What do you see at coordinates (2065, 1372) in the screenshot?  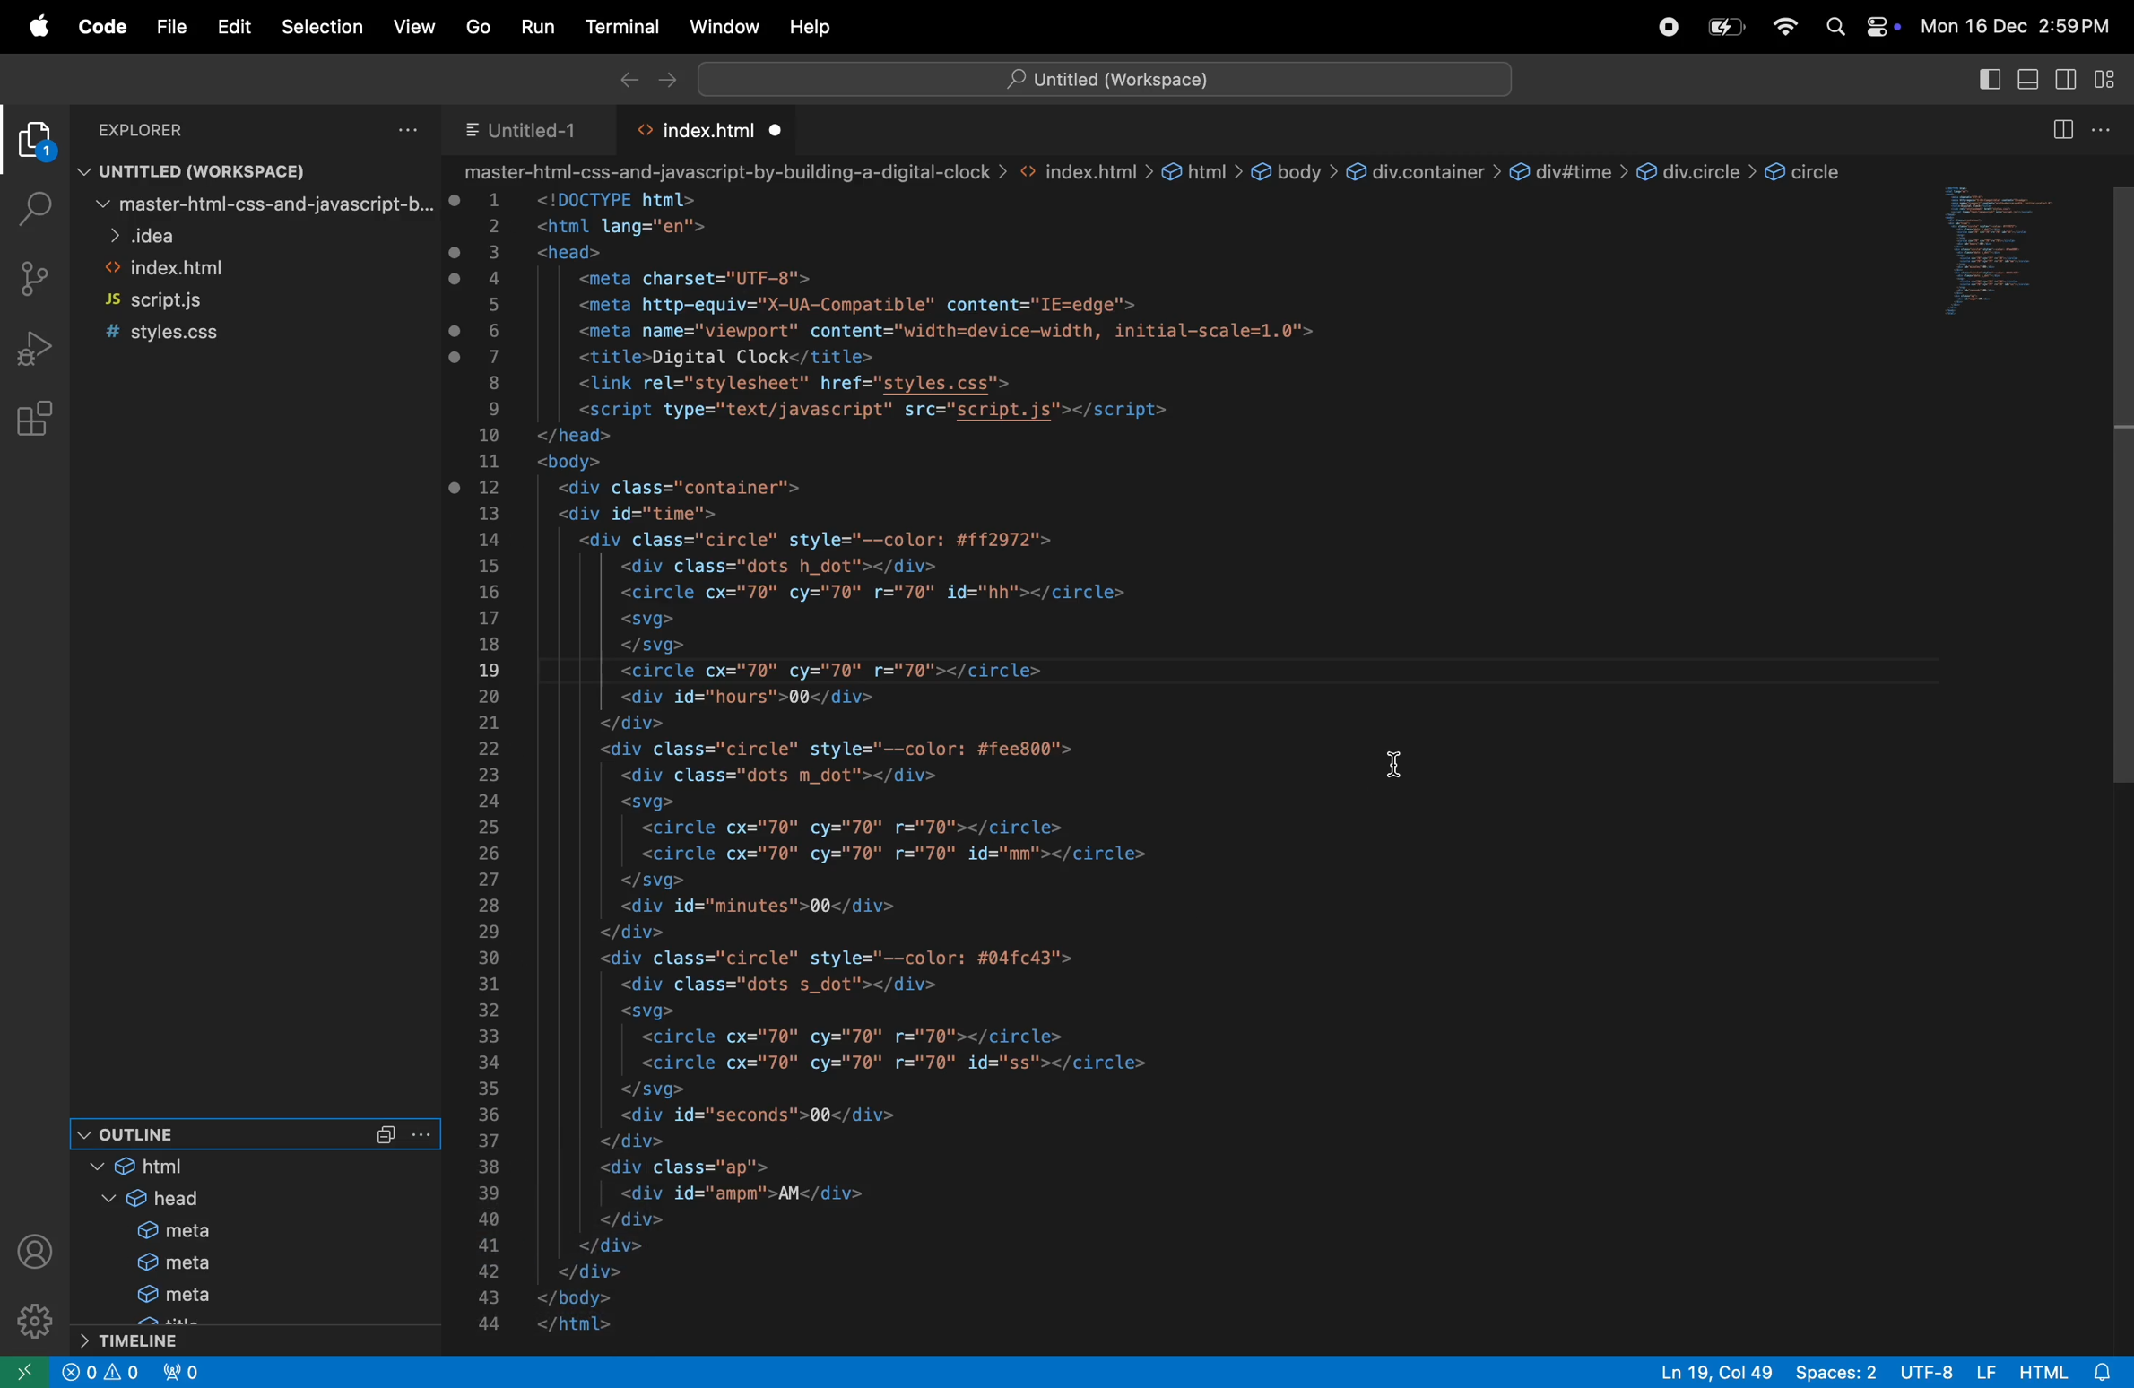 I see `html alert` at bounding box center [2065, 1372].